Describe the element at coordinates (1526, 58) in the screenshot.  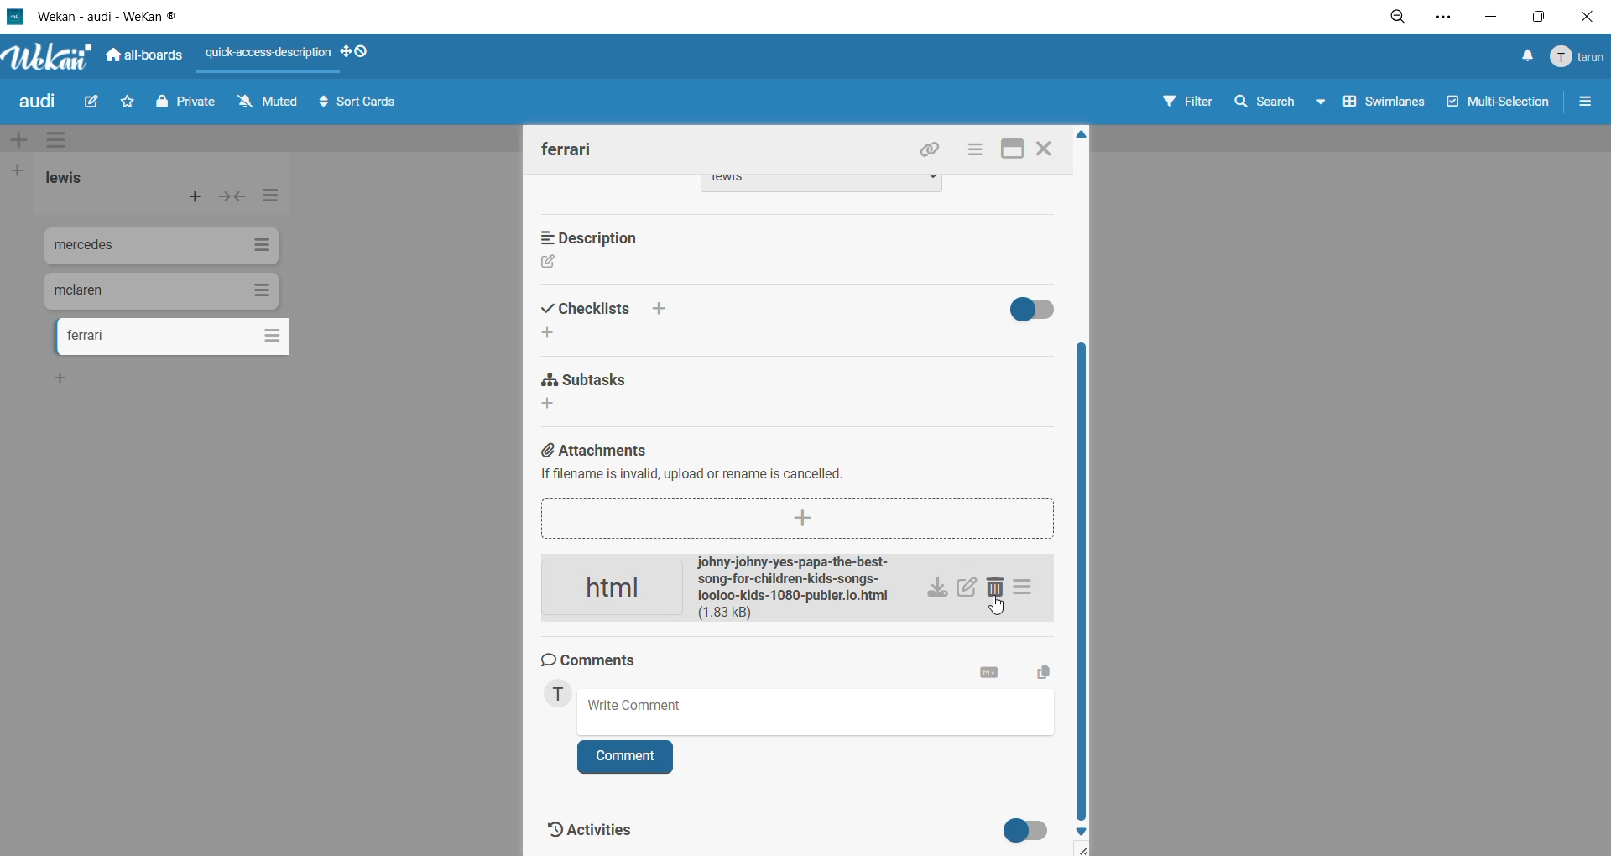
I see `notifications` at that location.